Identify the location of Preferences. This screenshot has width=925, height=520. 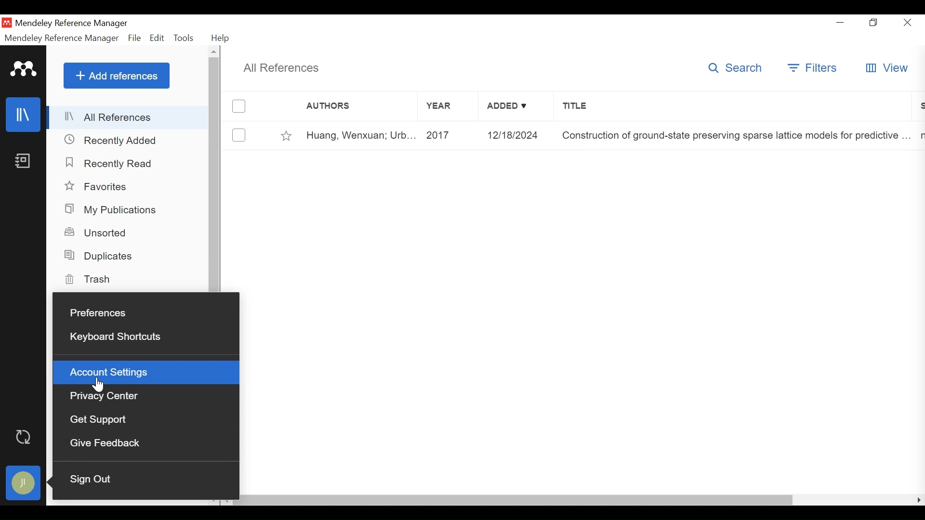
(141, 312).